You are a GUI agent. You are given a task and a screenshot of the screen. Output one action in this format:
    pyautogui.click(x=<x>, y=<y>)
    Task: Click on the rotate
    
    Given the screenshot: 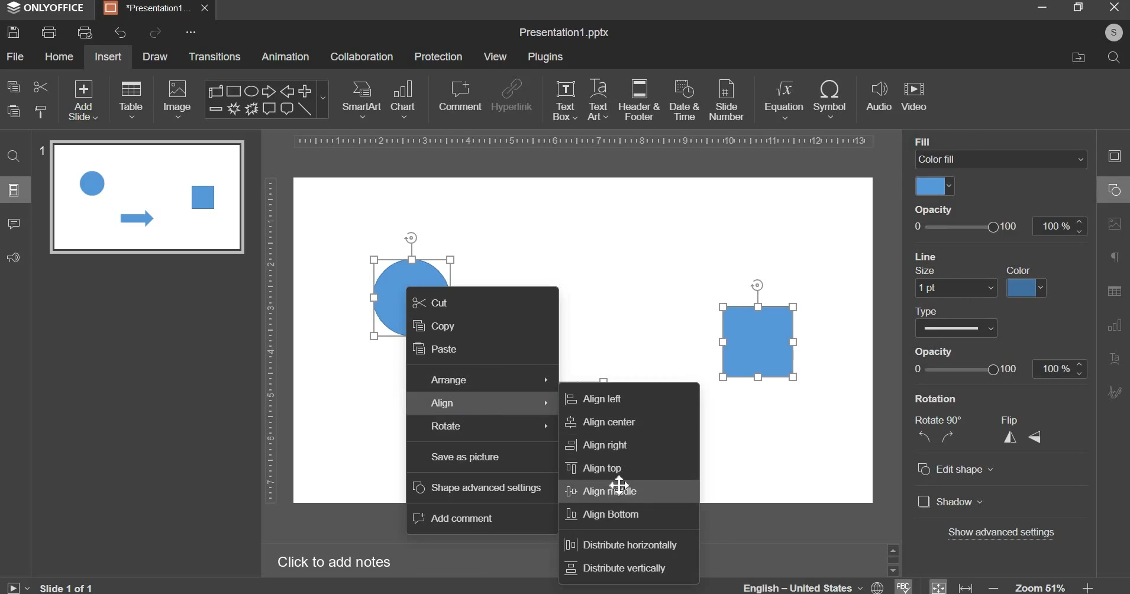 What is the action you would take?
    pyautogui.click(x=489, y=427)
    